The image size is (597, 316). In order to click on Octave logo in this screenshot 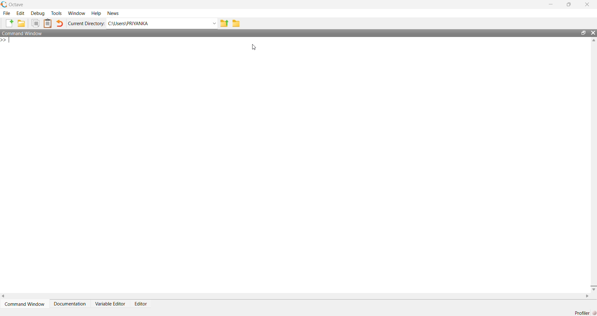, I will do `click(4, 4)`.